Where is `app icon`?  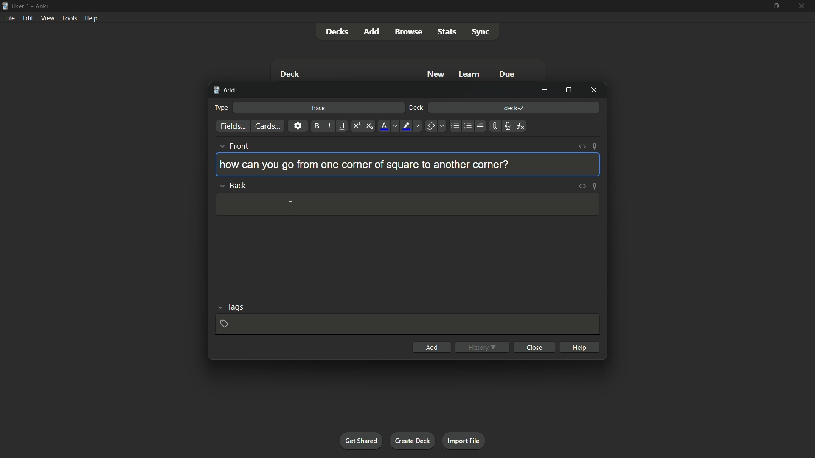 app icon is located at coordinates (5, 6).